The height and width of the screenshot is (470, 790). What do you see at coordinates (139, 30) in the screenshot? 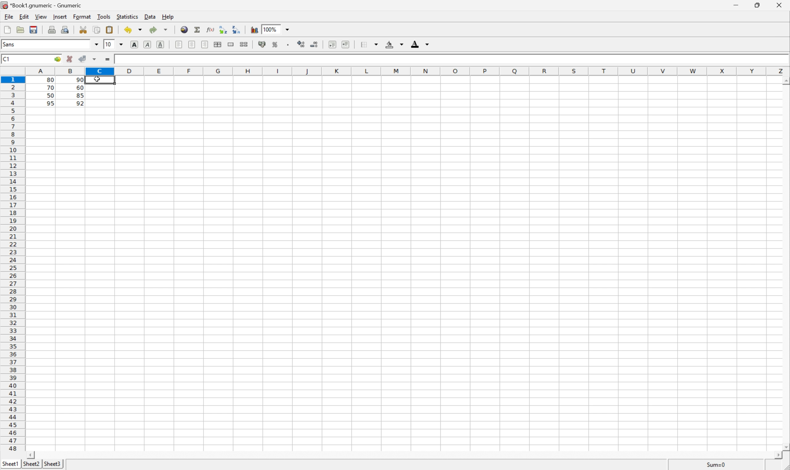
I see `Drop Down` at bounding box center [139, 30].